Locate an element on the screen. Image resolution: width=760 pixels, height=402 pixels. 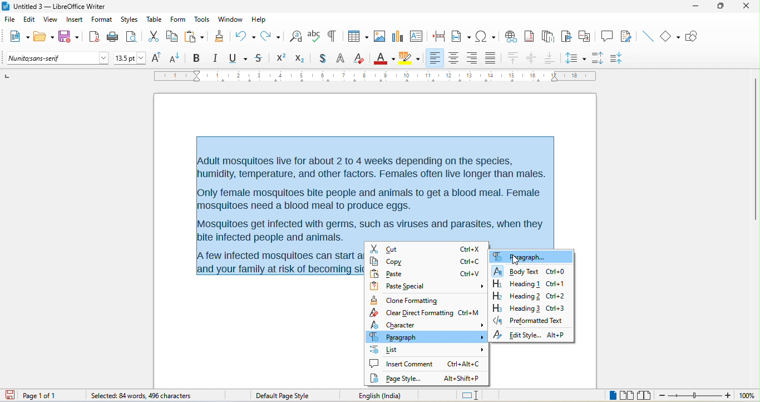
set line spacing is located at coordinates (575, 57).